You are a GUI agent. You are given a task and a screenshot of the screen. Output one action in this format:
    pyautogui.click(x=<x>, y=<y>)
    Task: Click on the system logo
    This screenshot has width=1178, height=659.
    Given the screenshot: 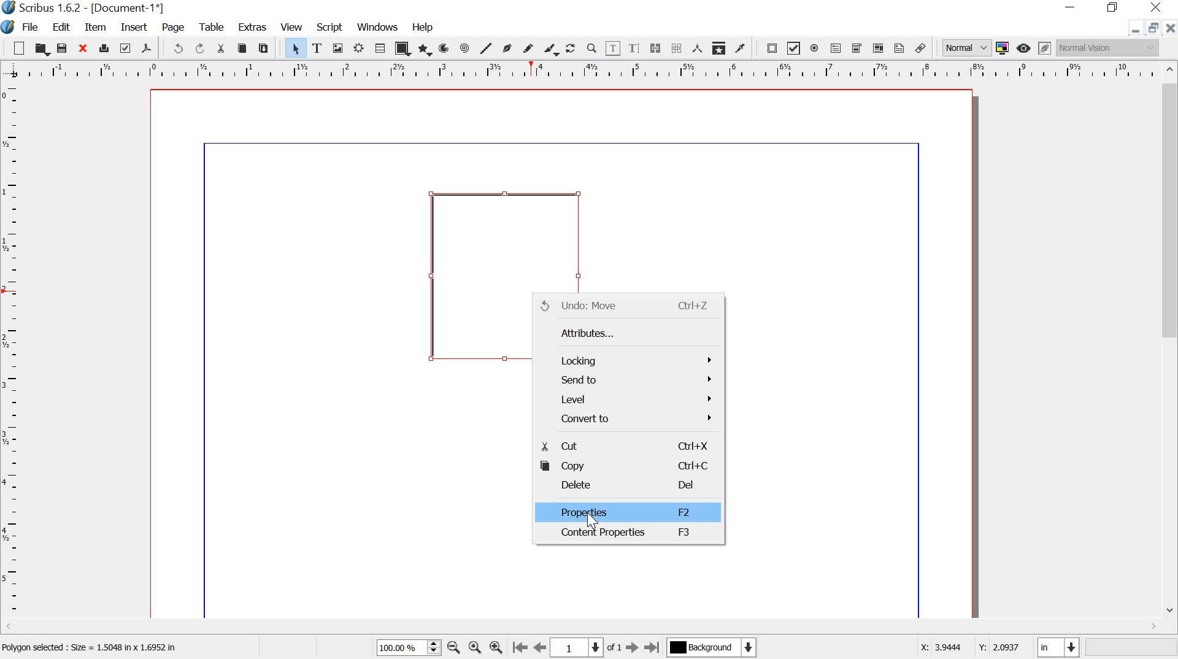 What is the action you would take?
    pyautogui.click(x=9, y=26)
    